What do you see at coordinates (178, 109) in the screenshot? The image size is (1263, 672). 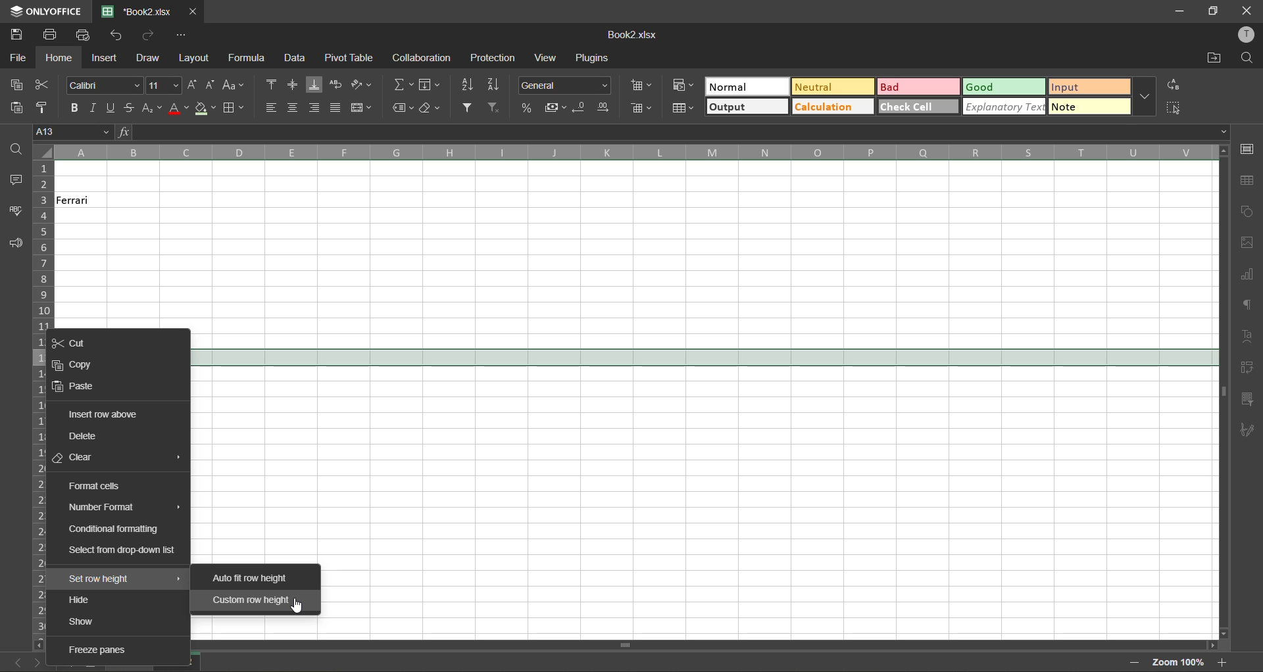 I see `font color` at bounding box center [178, 109].